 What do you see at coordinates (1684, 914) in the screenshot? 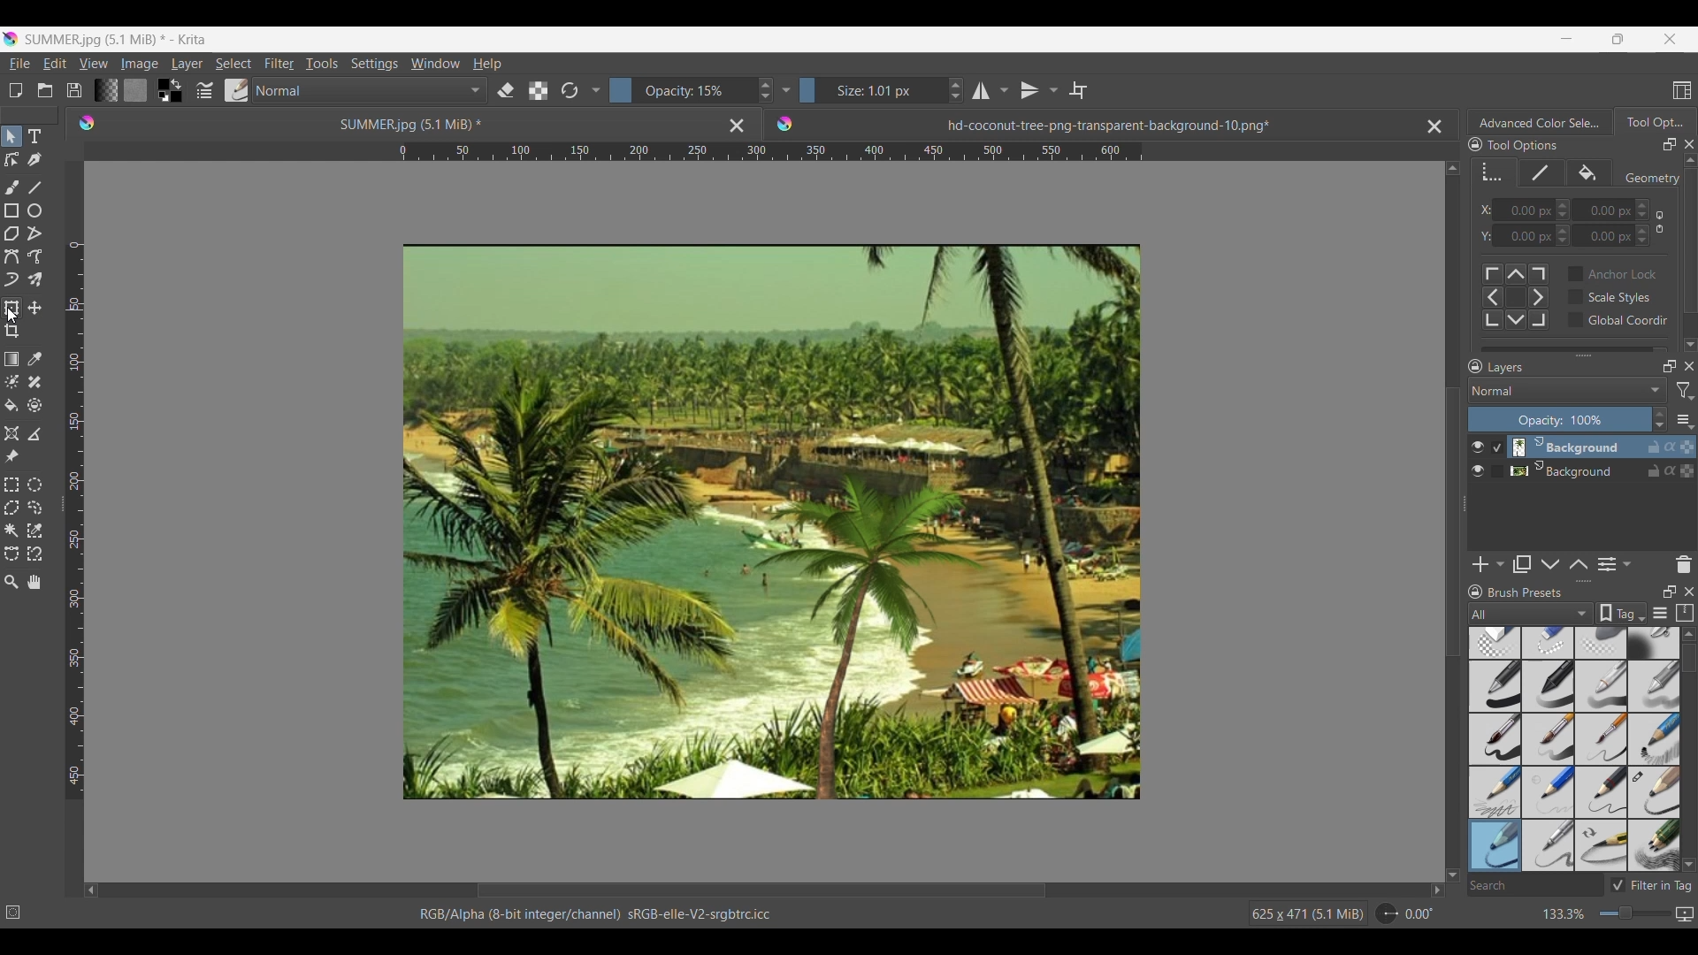
I see `Map the displayed canvas size` at bounding box center [1684, 914].